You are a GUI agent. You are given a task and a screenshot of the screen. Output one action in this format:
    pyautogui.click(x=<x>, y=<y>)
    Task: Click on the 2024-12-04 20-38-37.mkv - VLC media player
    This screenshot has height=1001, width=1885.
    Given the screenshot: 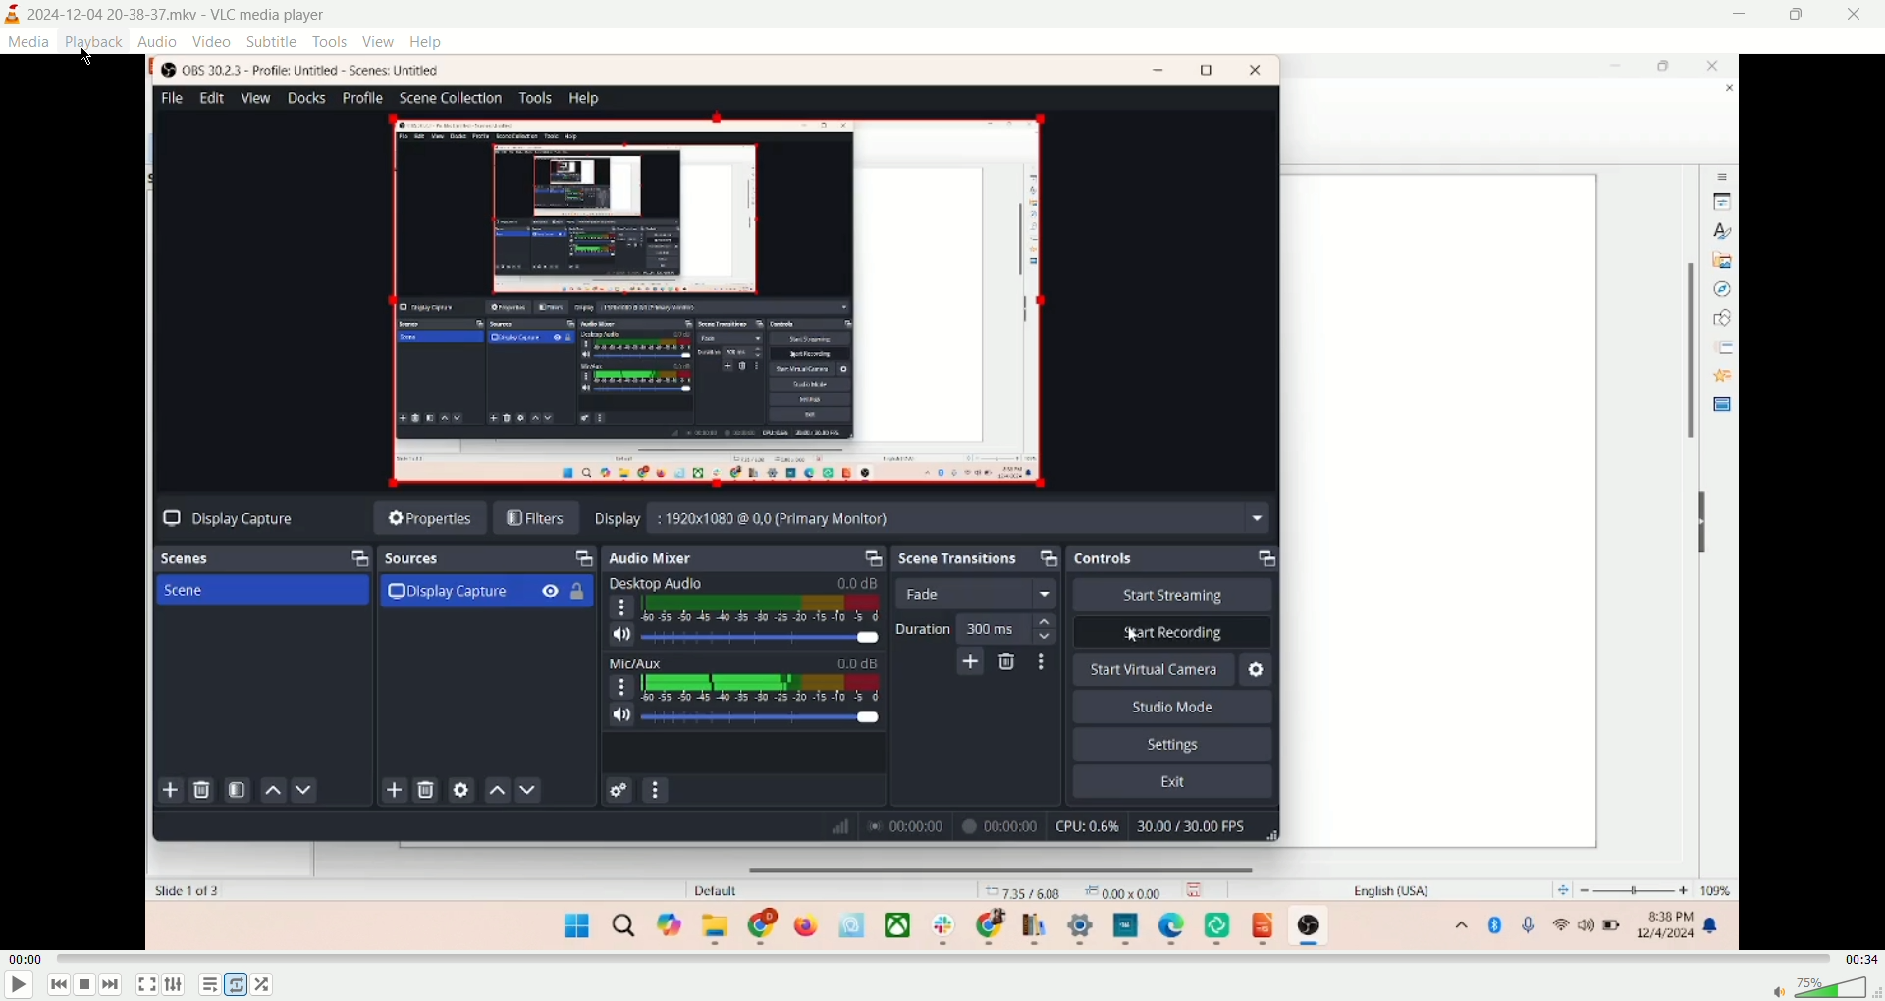 What is the action you would take?
    pyautogui.click(x=184, y=13)
    